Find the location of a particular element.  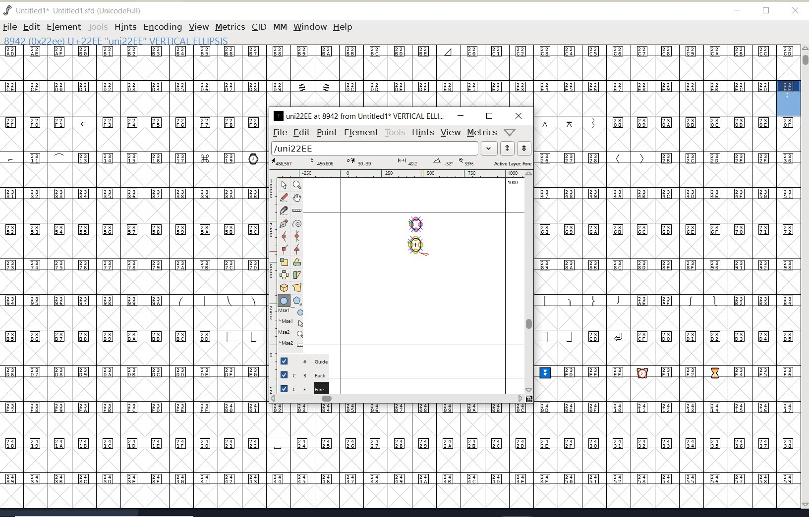

add a curve point is located at coordinates (286, 236).